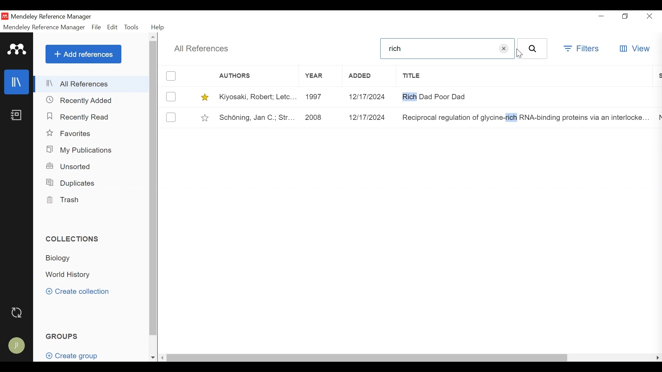 This screenshot has height=372, width=662. Describe the element at coordinates (132, 27) in the screenshot. I see `Tools` at that location.